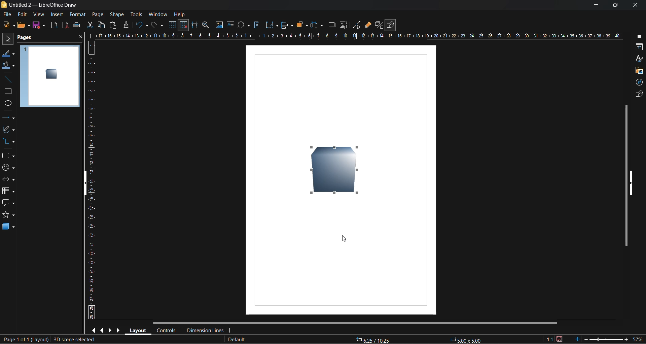  Describe the element at coordinates (101, 25) in the screenshot. I see `copy` at that location.